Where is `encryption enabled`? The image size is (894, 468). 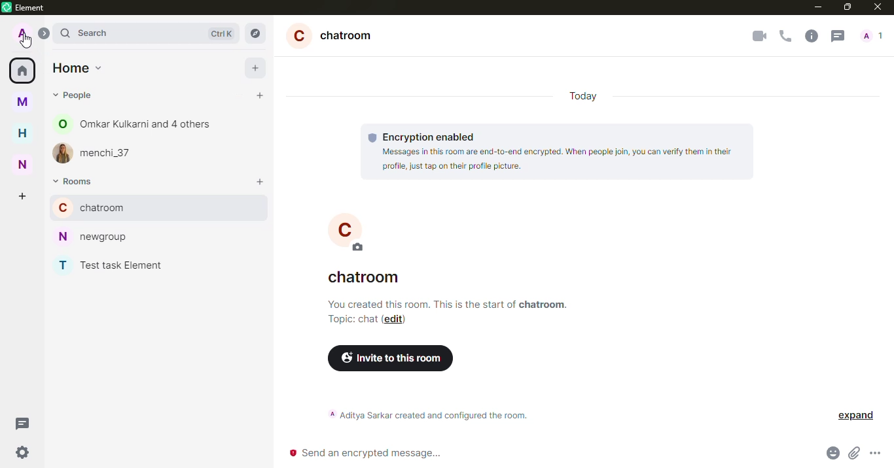
encryption enabled is located at coordinates (423, 137).